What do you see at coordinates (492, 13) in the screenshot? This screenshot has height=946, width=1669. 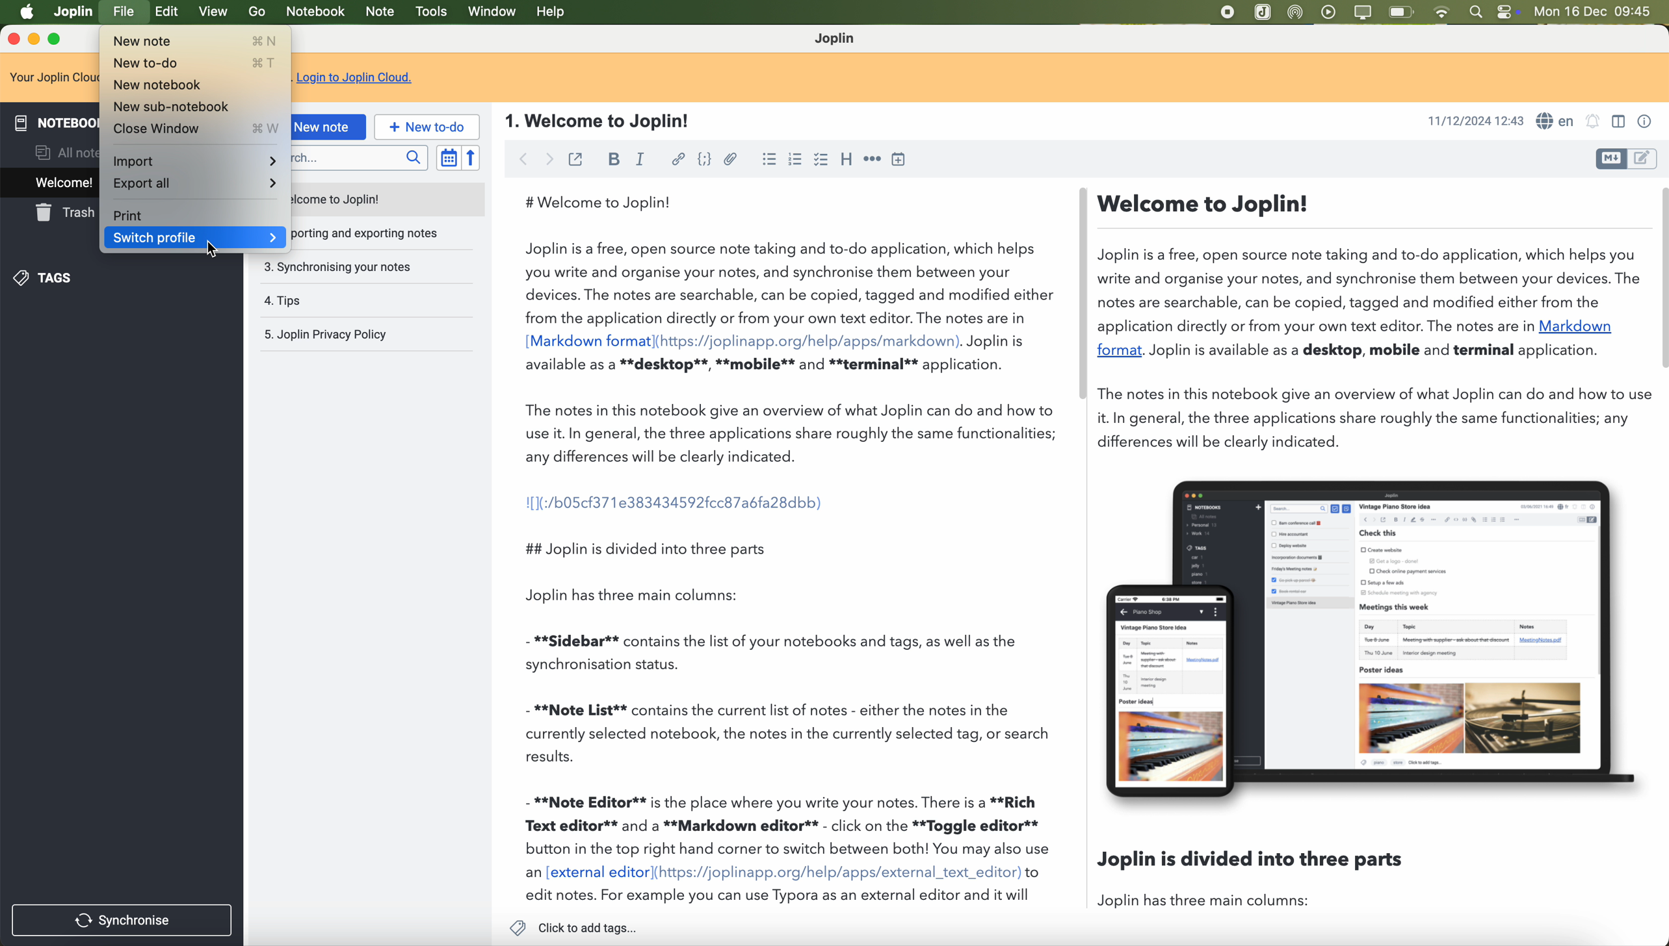 I see `window` at bounding box center [492, 13].